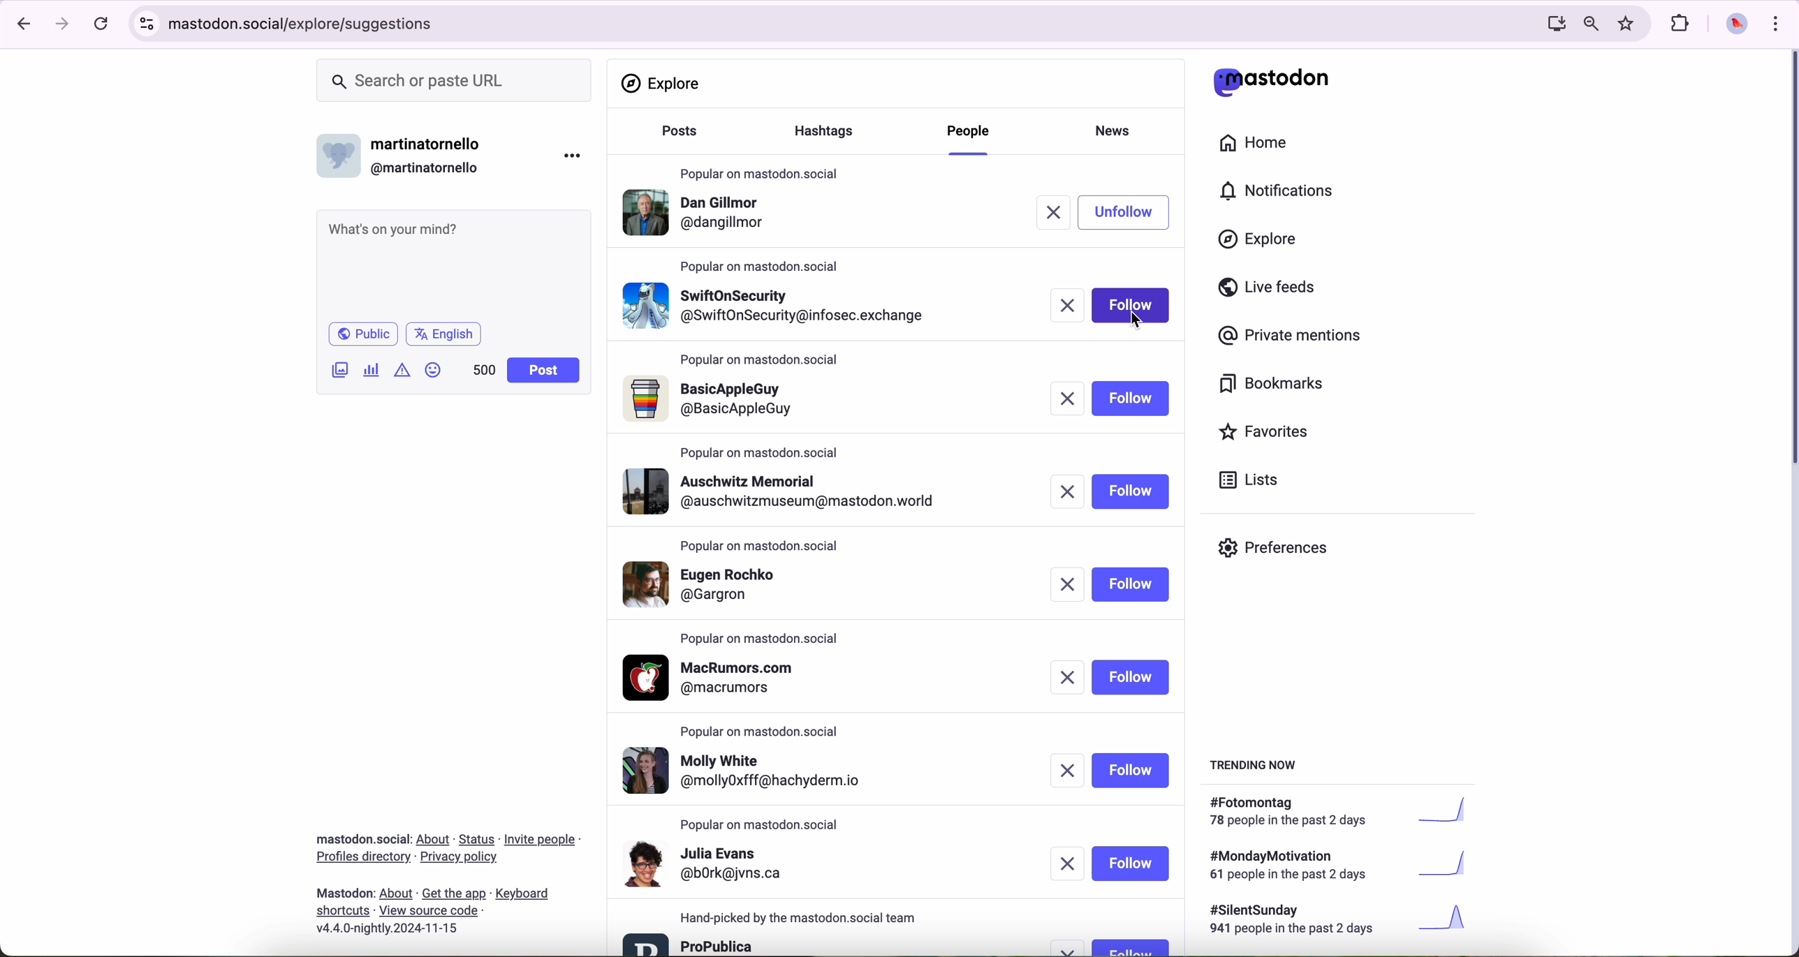 This screenshot has height=957, width=1799. Describe the element at coordinates (717, 583) in the screenshot. I see `profile` at that location.